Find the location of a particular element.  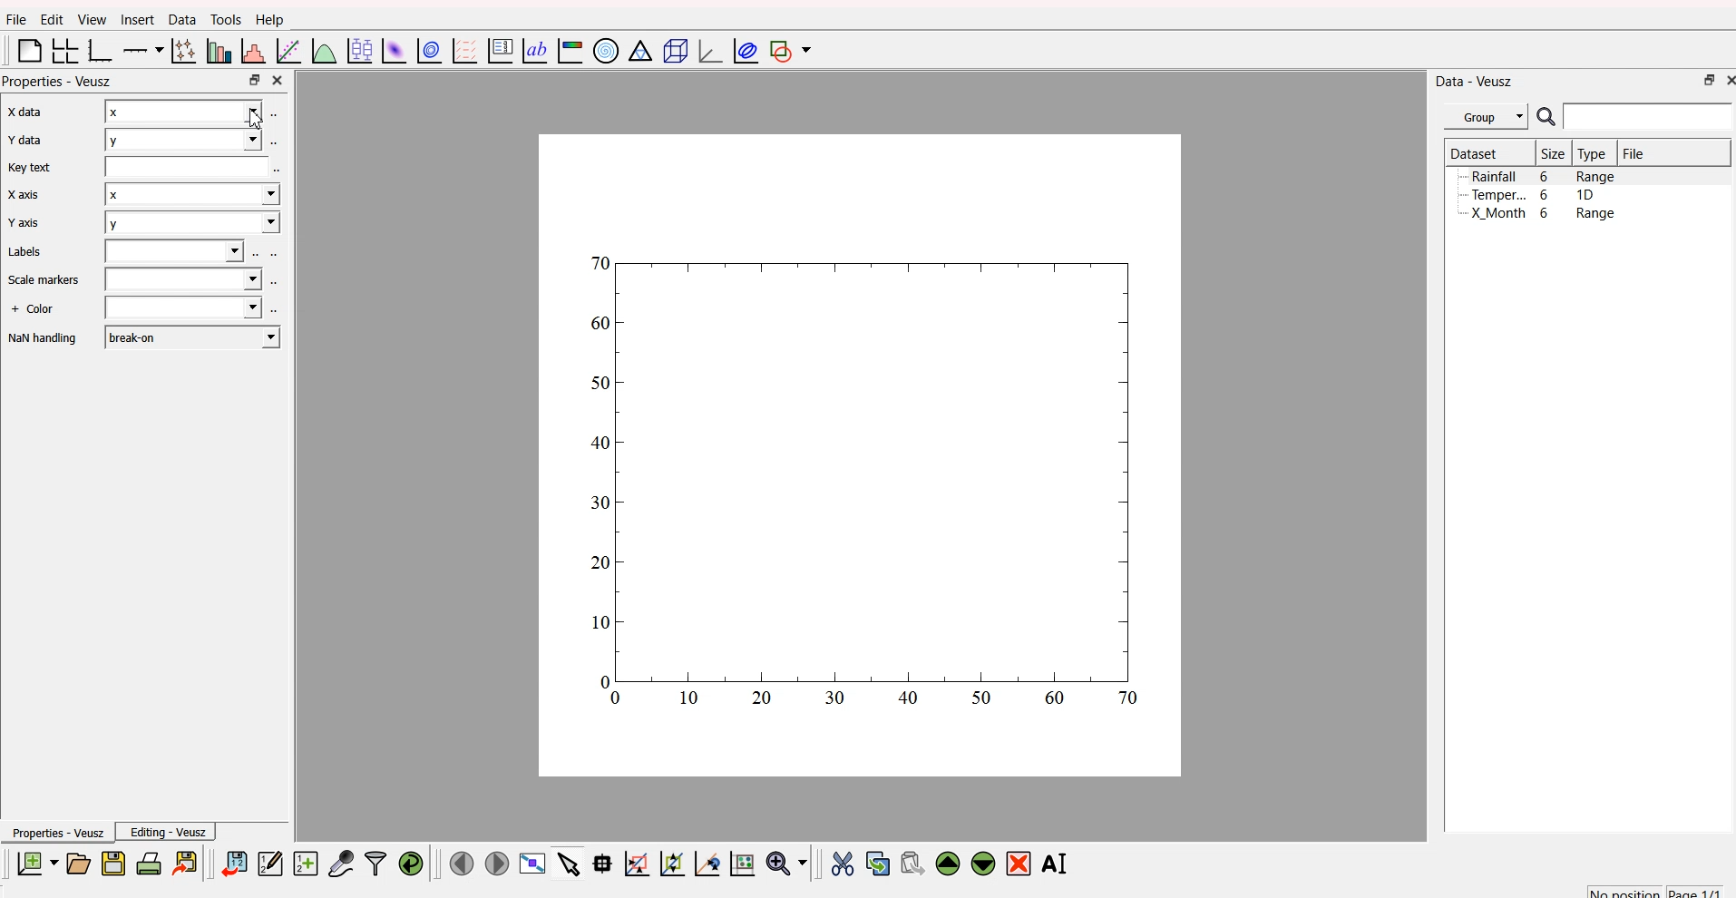

editor is located at coordinates (270, 861).